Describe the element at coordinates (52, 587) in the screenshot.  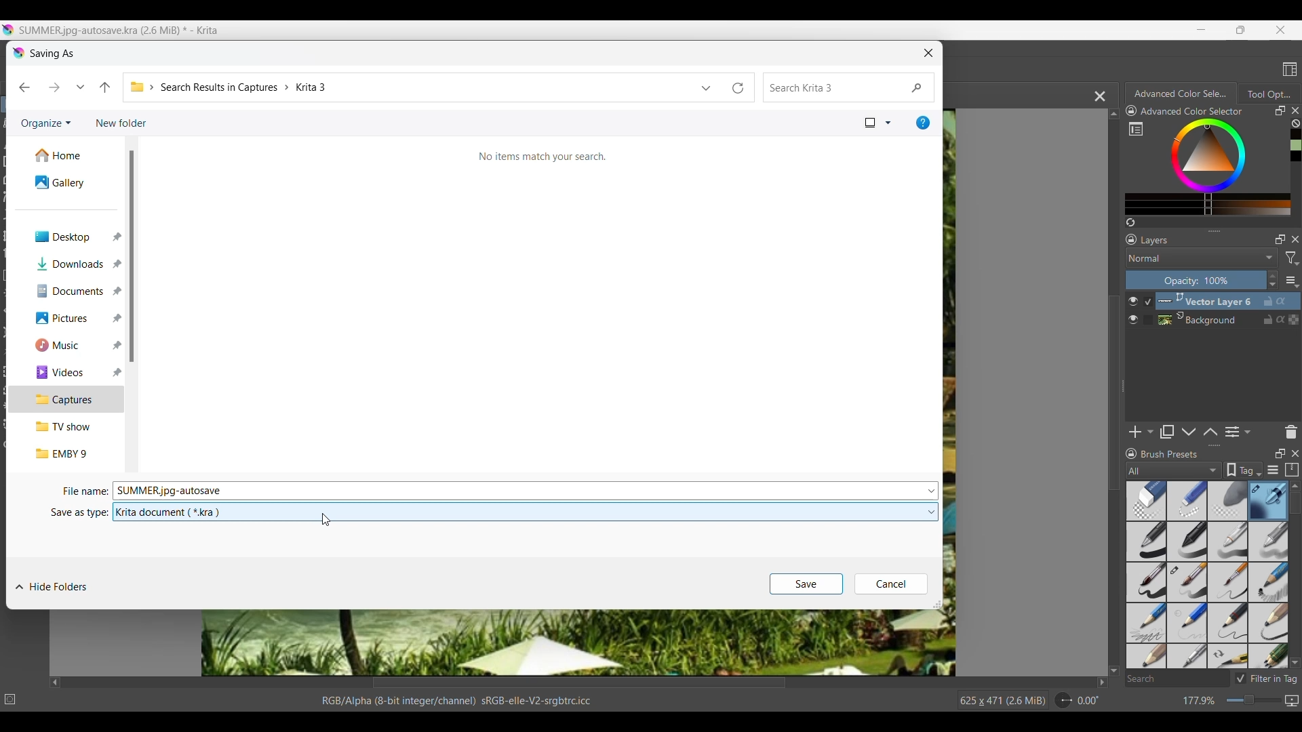
I see `Hide folders currently visible` at that location.